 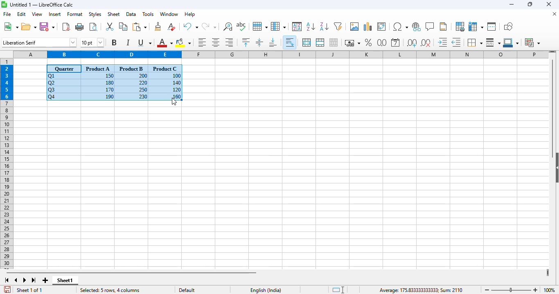 What do you see at coordinates (37, 14) in the screenshot?
I see `view` at bounding box center [37, 14].